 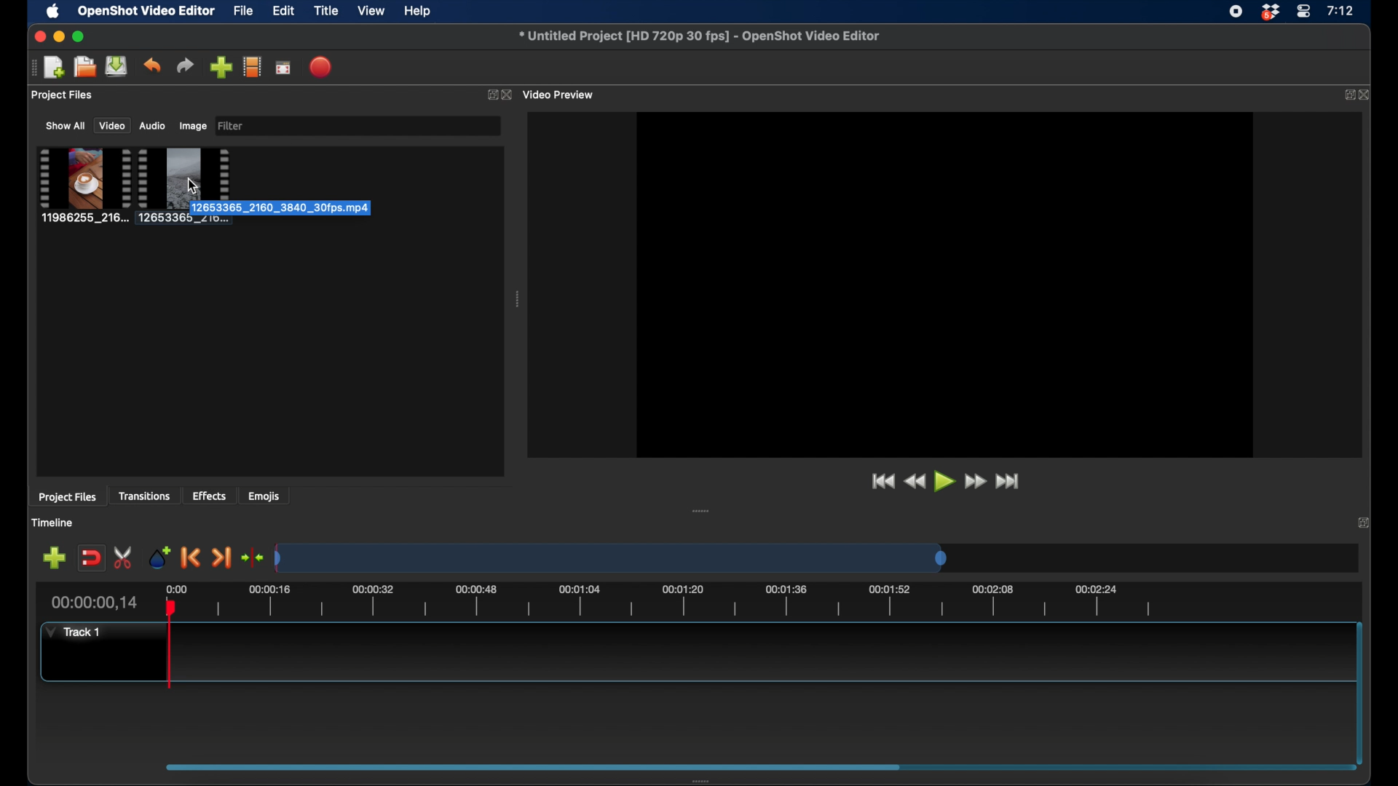 I want to click on title, so click(x=326, y=11).